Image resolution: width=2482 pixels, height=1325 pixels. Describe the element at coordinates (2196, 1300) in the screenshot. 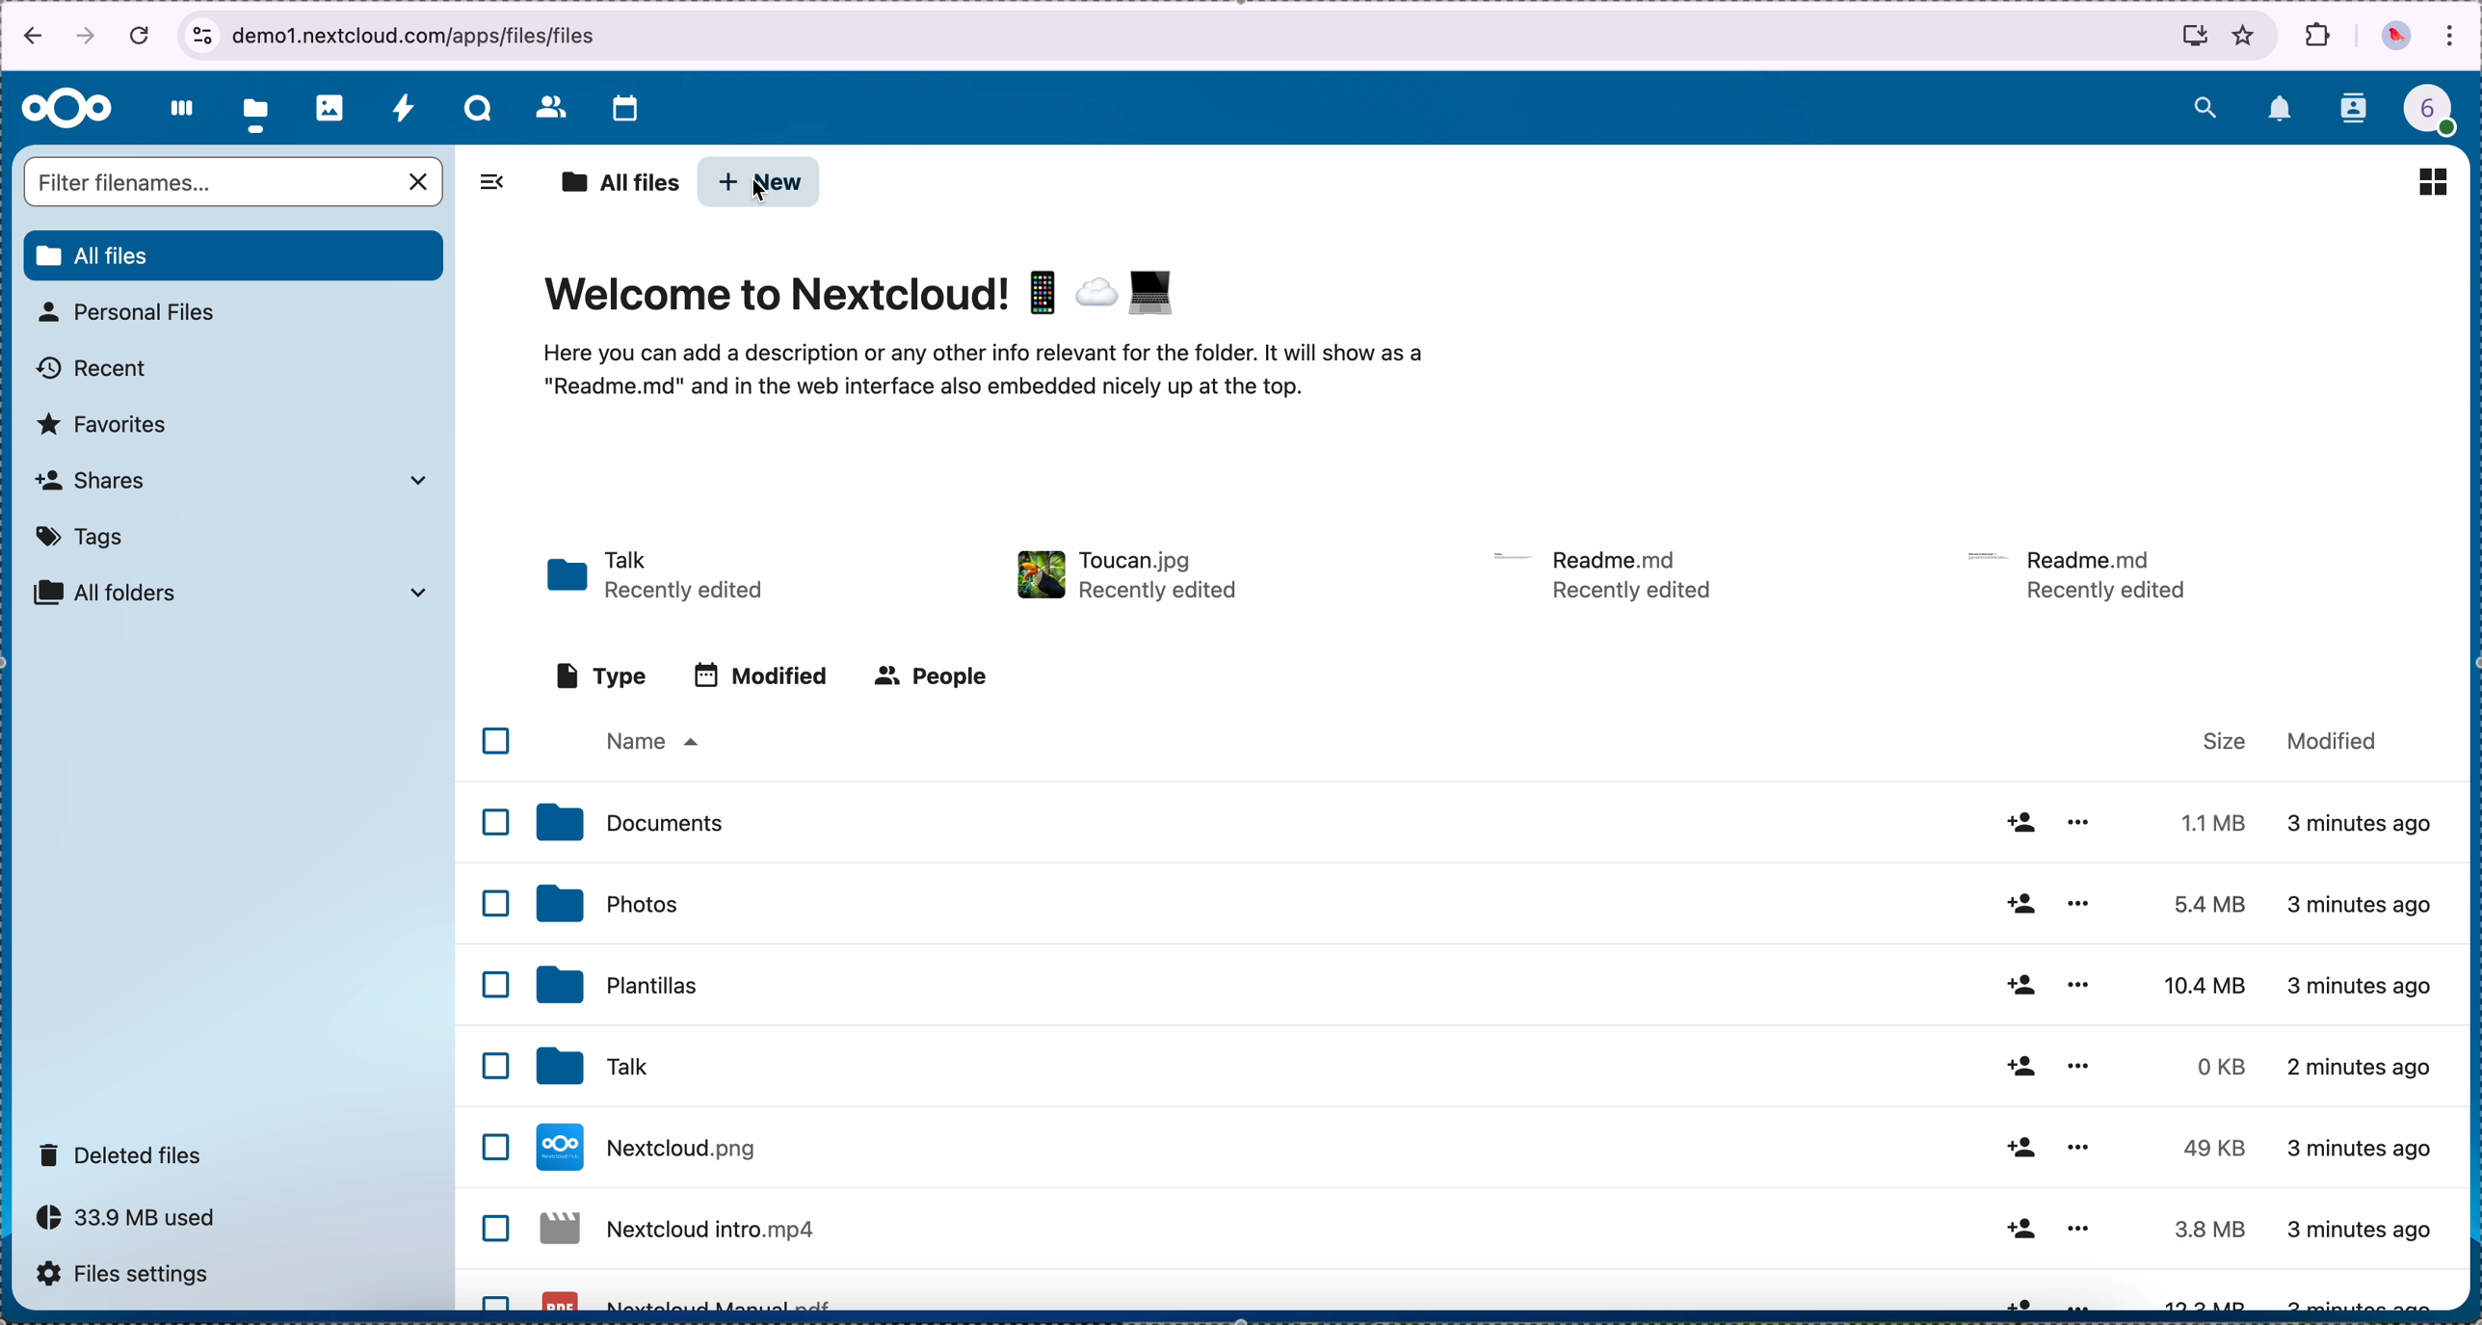

I see `12.2 MB` at that location.